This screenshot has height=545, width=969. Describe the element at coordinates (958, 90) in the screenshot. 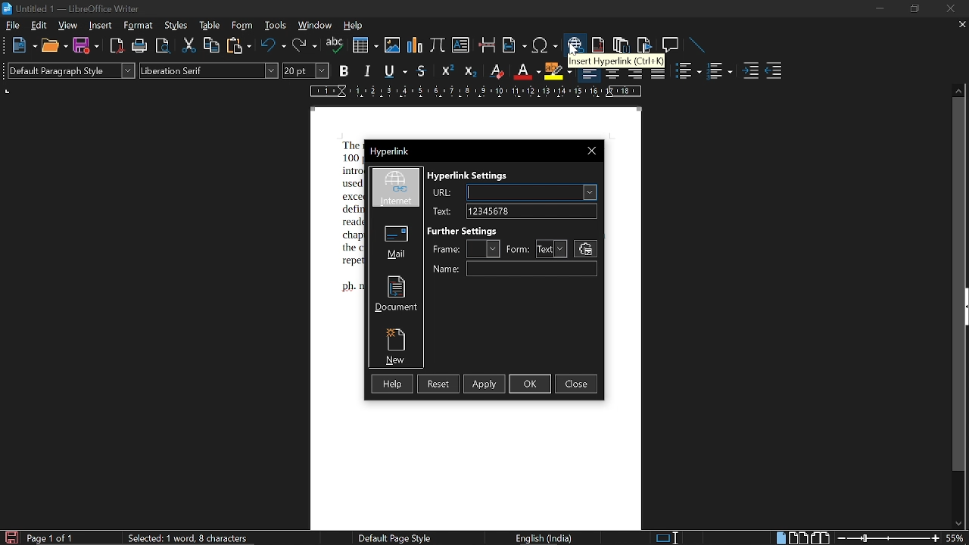

I see `move up` at that location.